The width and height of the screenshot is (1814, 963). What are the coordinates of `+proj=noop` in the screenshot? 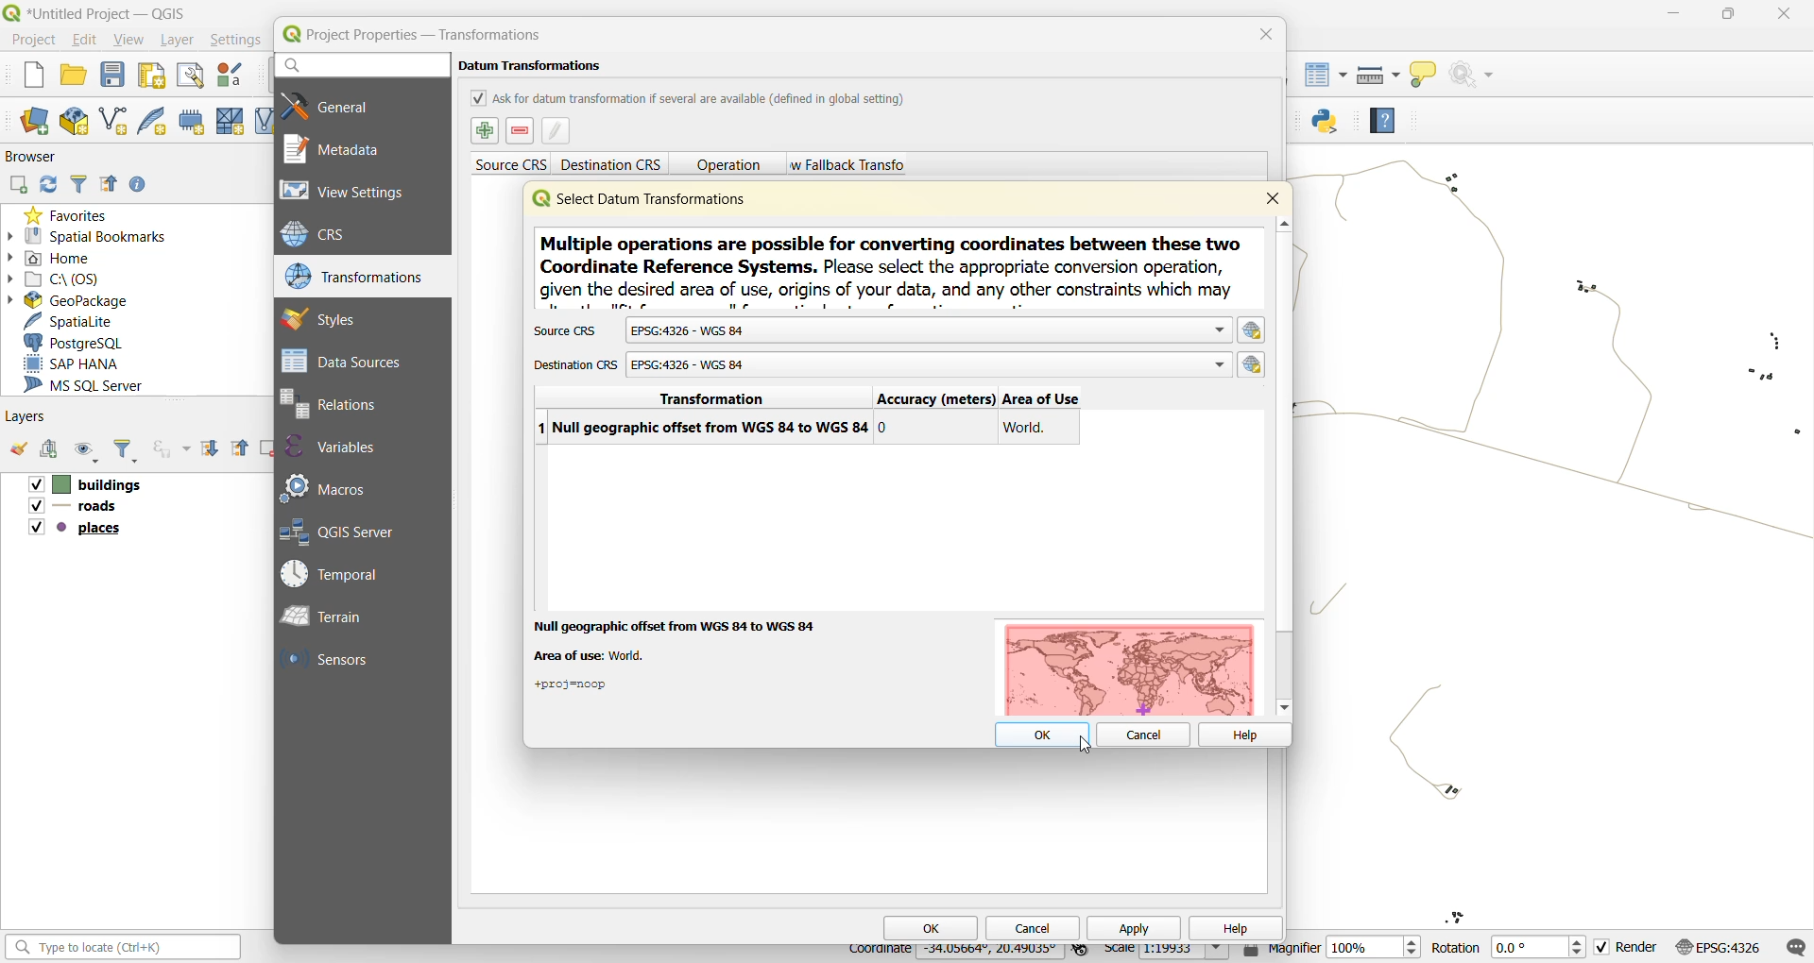 It's located at (570, 685).